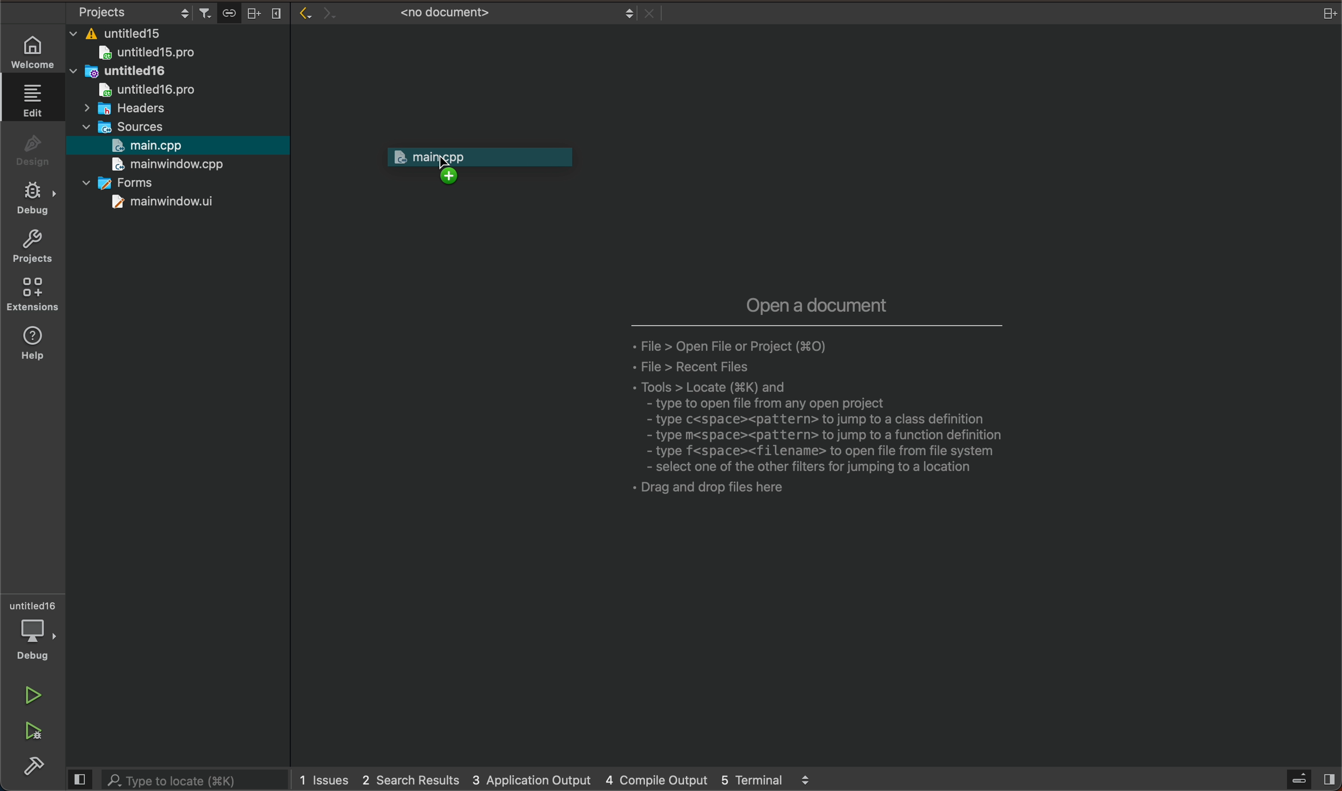 The image size is (1342, 791). I want to click on filter, so click(206, 13).